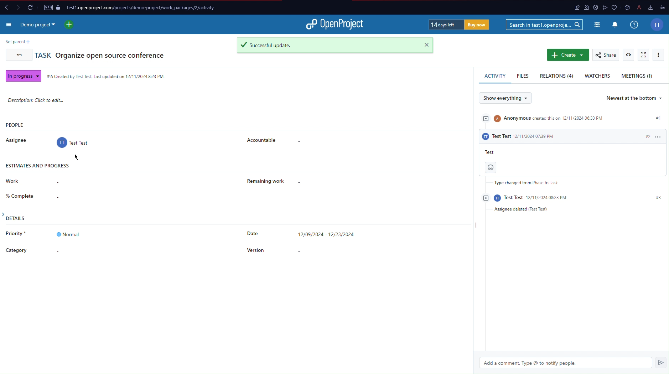 The height and width of the screenshot is (374, 669). What do you see at coordinates (605, 55) in the screenshot?
I see `Share` at bounding box center [605, 55].